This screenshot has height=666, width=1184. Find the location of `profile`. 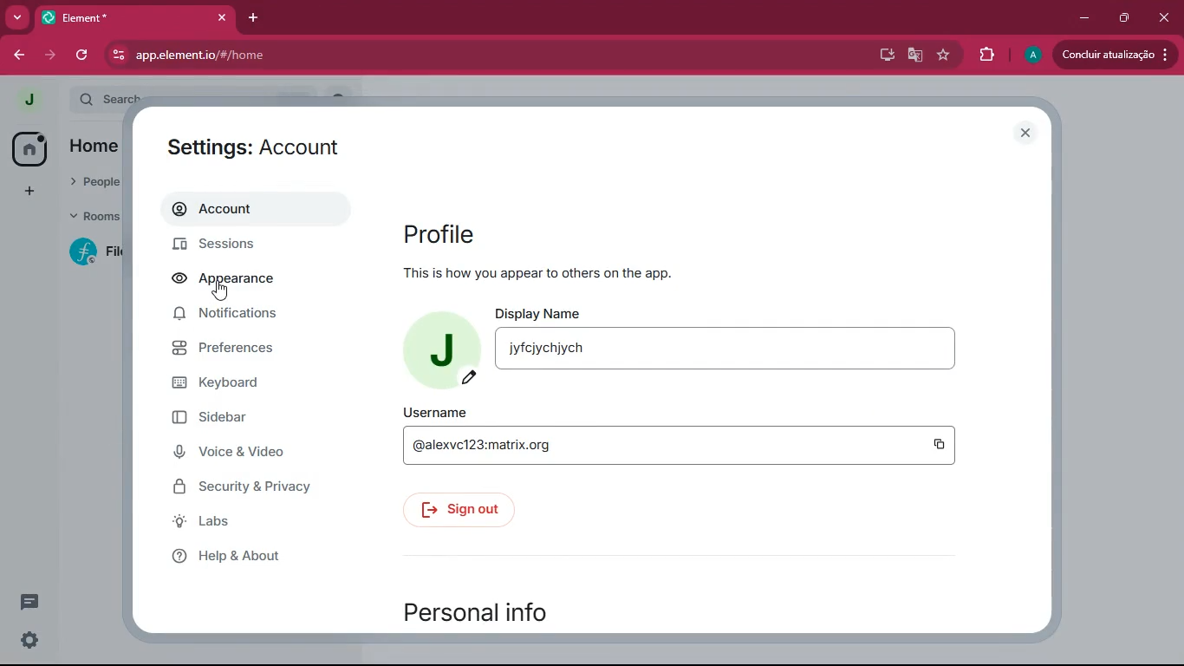

profile is located at coordinates (530, 232).